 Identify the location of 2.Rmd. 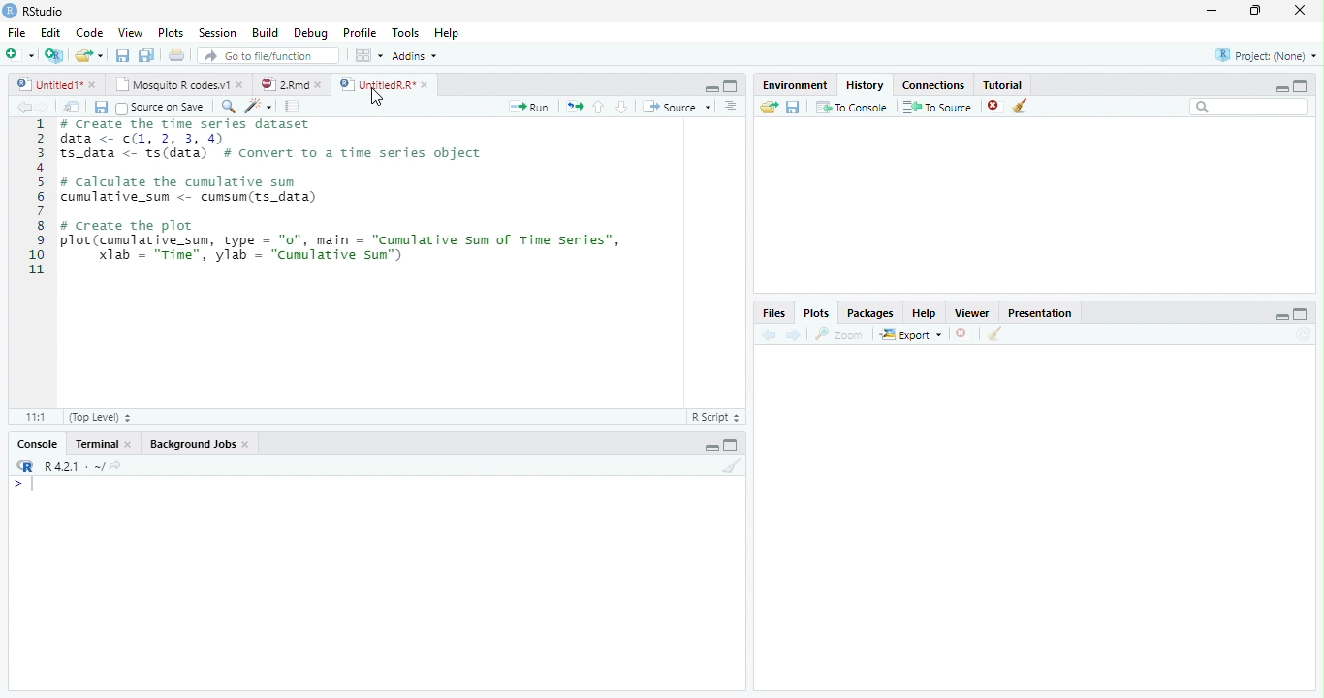
(294, 85).